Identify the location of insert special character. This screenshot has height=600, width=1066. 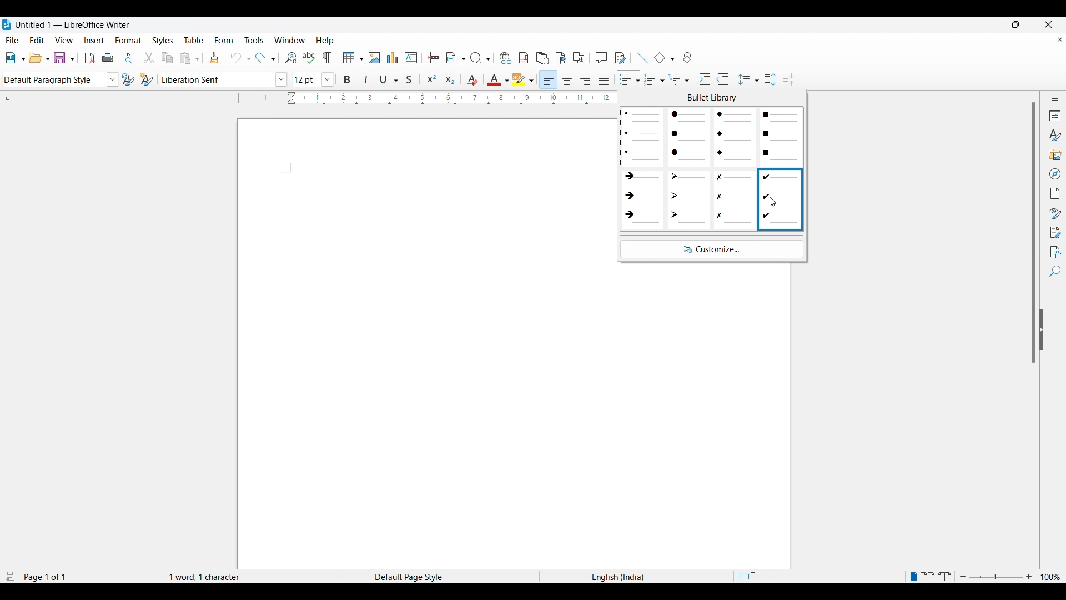
(480, 58).